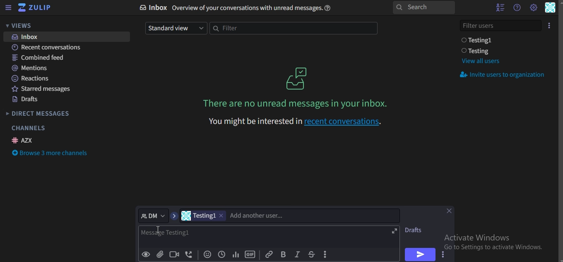 The width and height of the screenshot is (563, 262). Describe the element at coordinates (24, 140) in the screenshot. I see `AZX` at that location.